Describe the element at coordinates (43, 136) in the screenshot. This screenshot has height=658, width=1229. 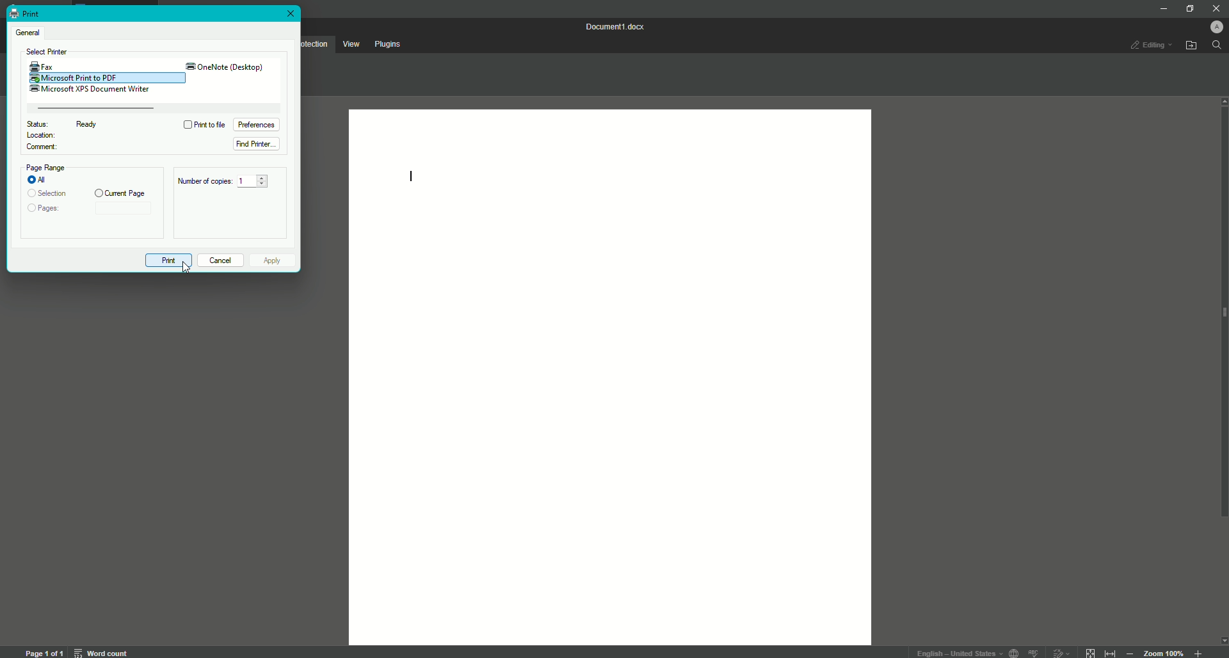
I see `Location` at that location.